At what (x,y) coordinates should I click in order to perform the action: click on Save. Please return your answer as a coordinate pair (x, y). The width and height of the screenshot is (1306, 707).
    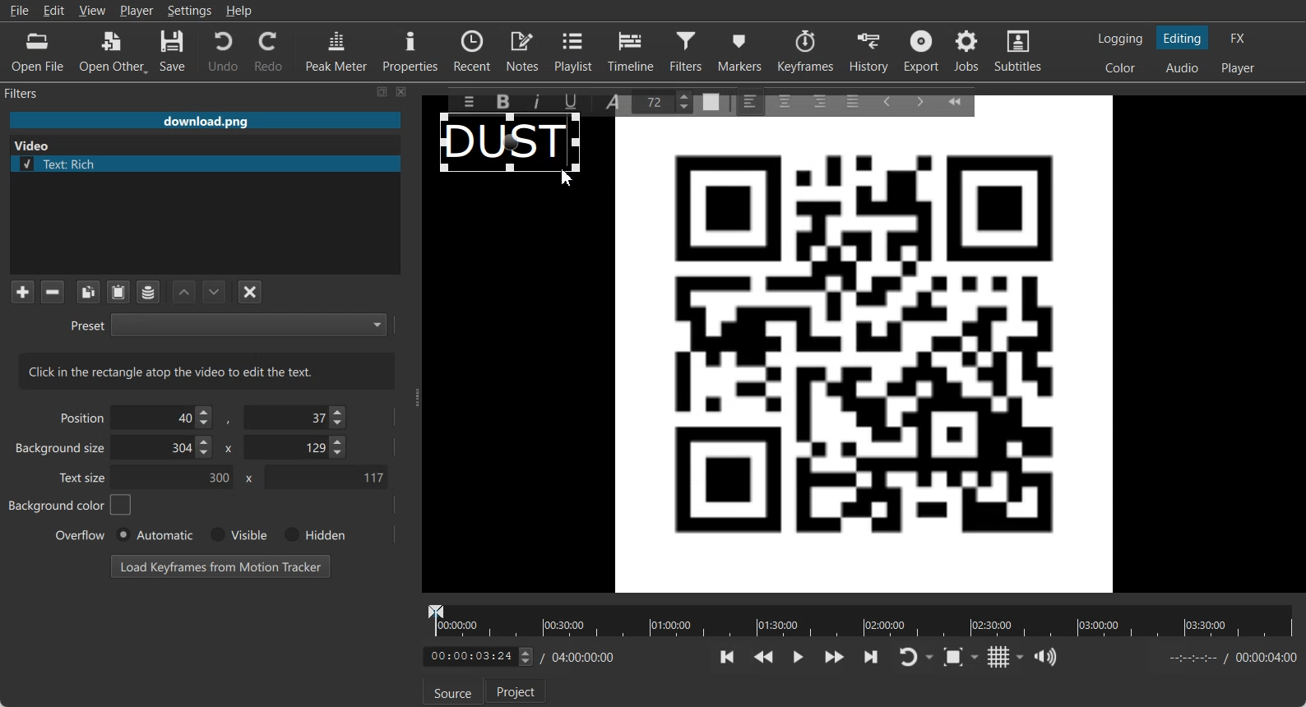
    Looking at the image, I should click on (173, 52).